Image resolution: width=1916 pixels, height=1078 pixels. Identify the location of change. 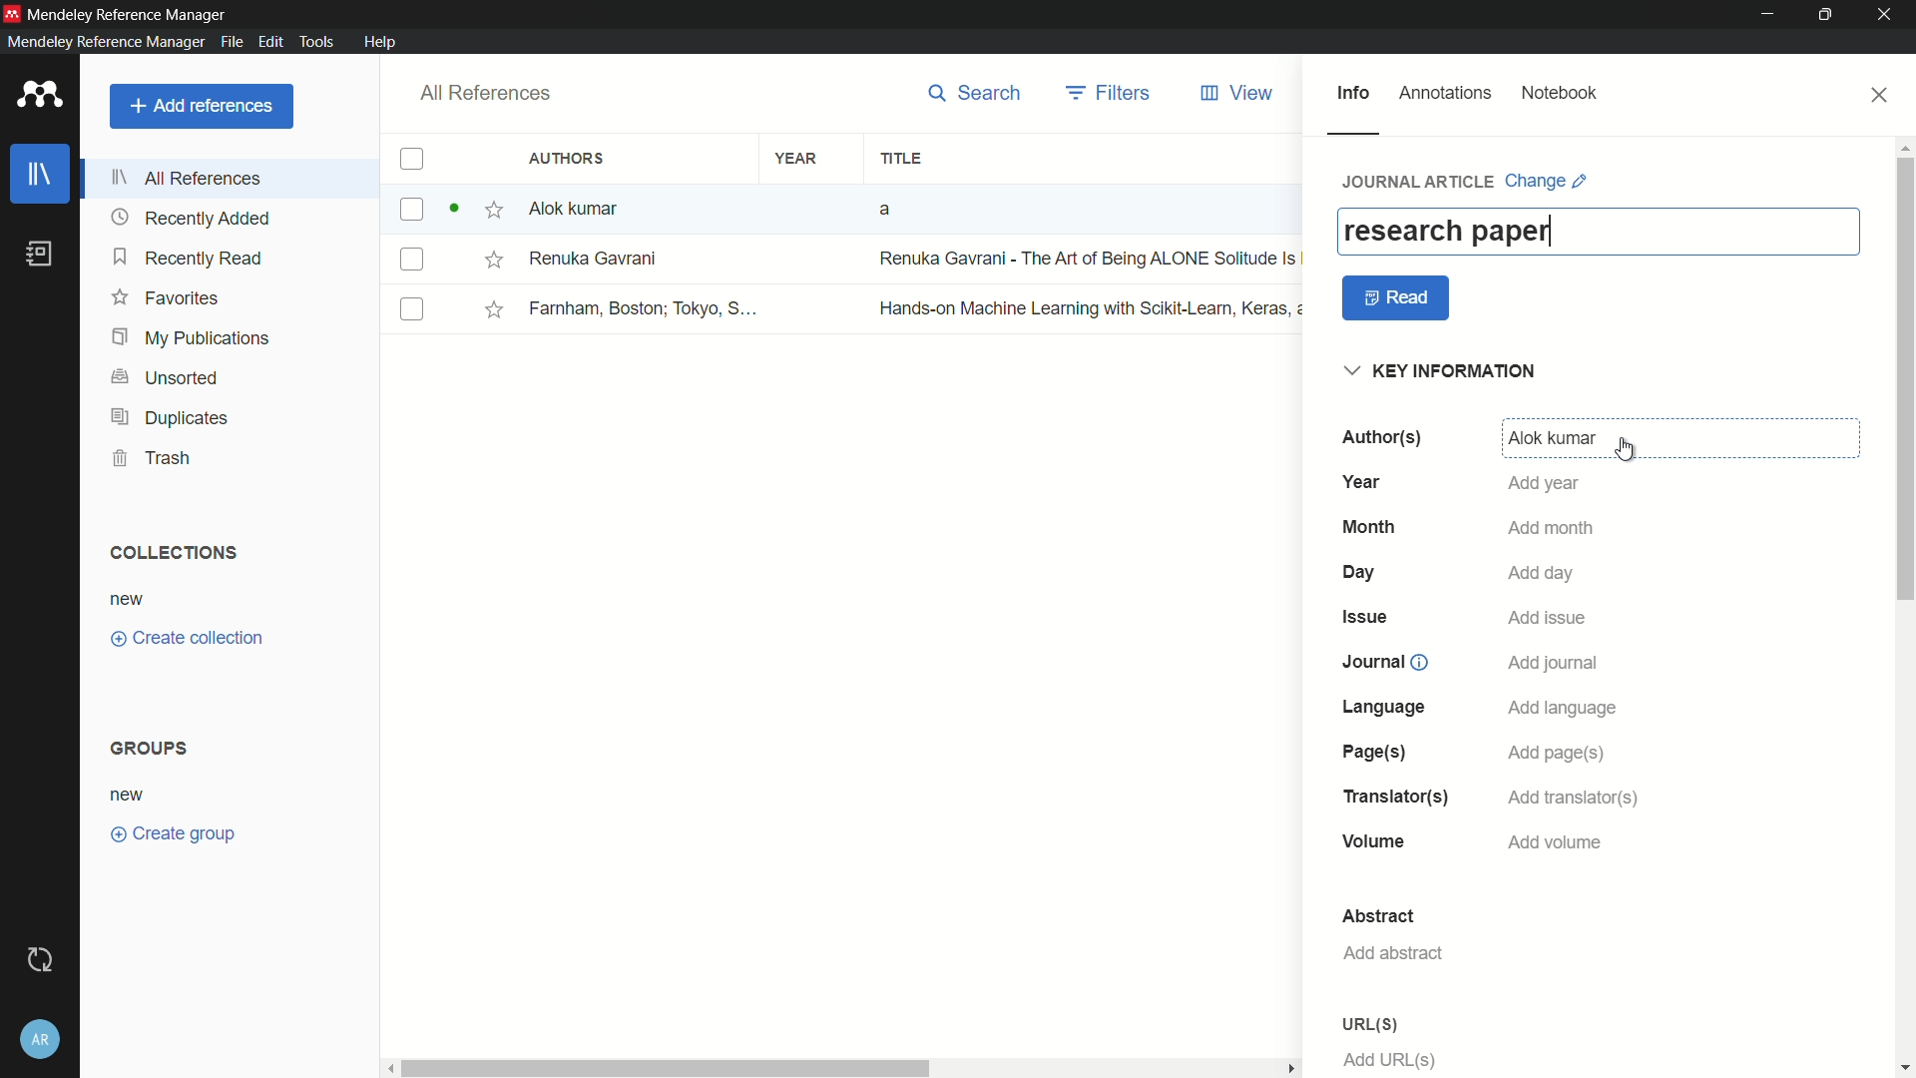
(1547, 181).